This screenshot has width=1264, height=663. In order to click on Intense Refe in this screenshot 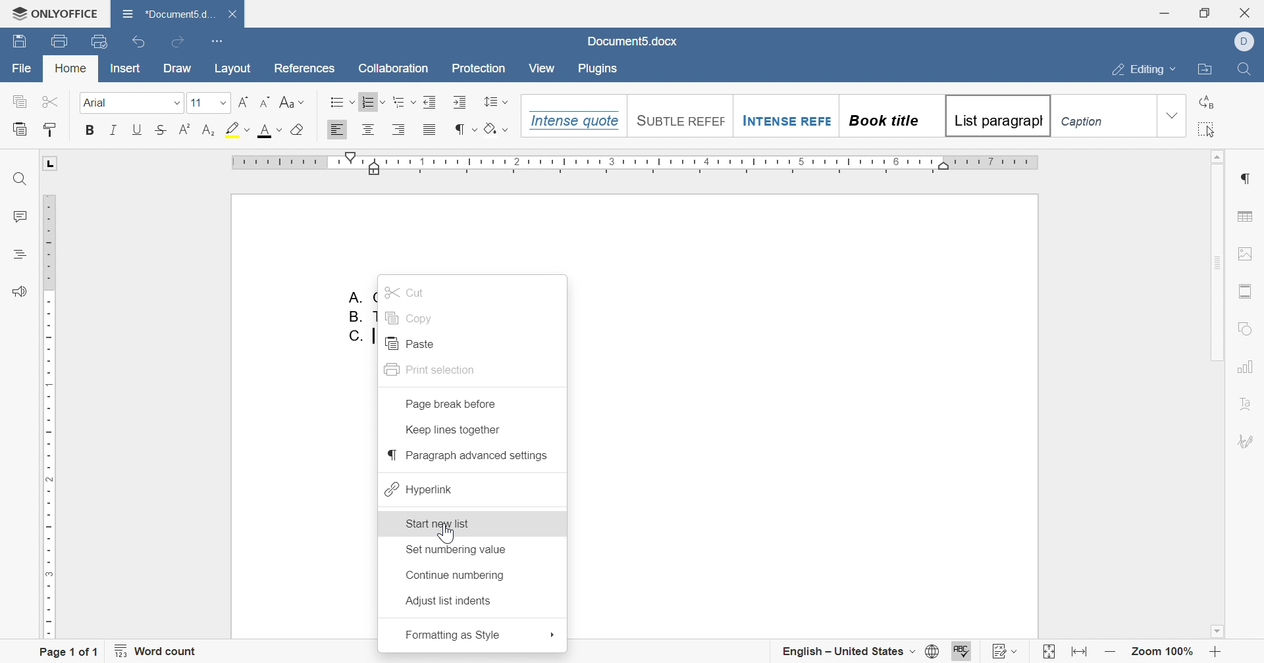, I will do `click(785, 122)`.